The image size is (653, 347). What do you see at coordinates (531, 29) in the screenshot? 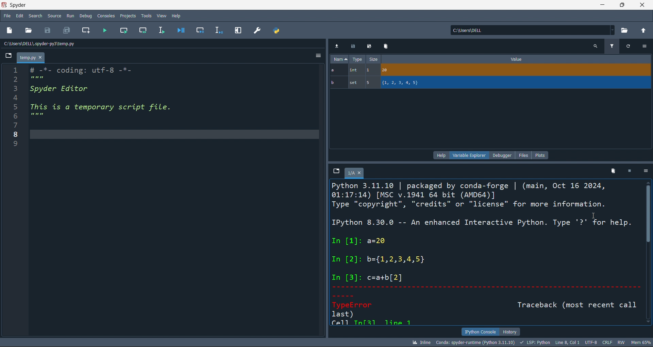
I see `c:\users\dell` at bounding box center [531, 29].